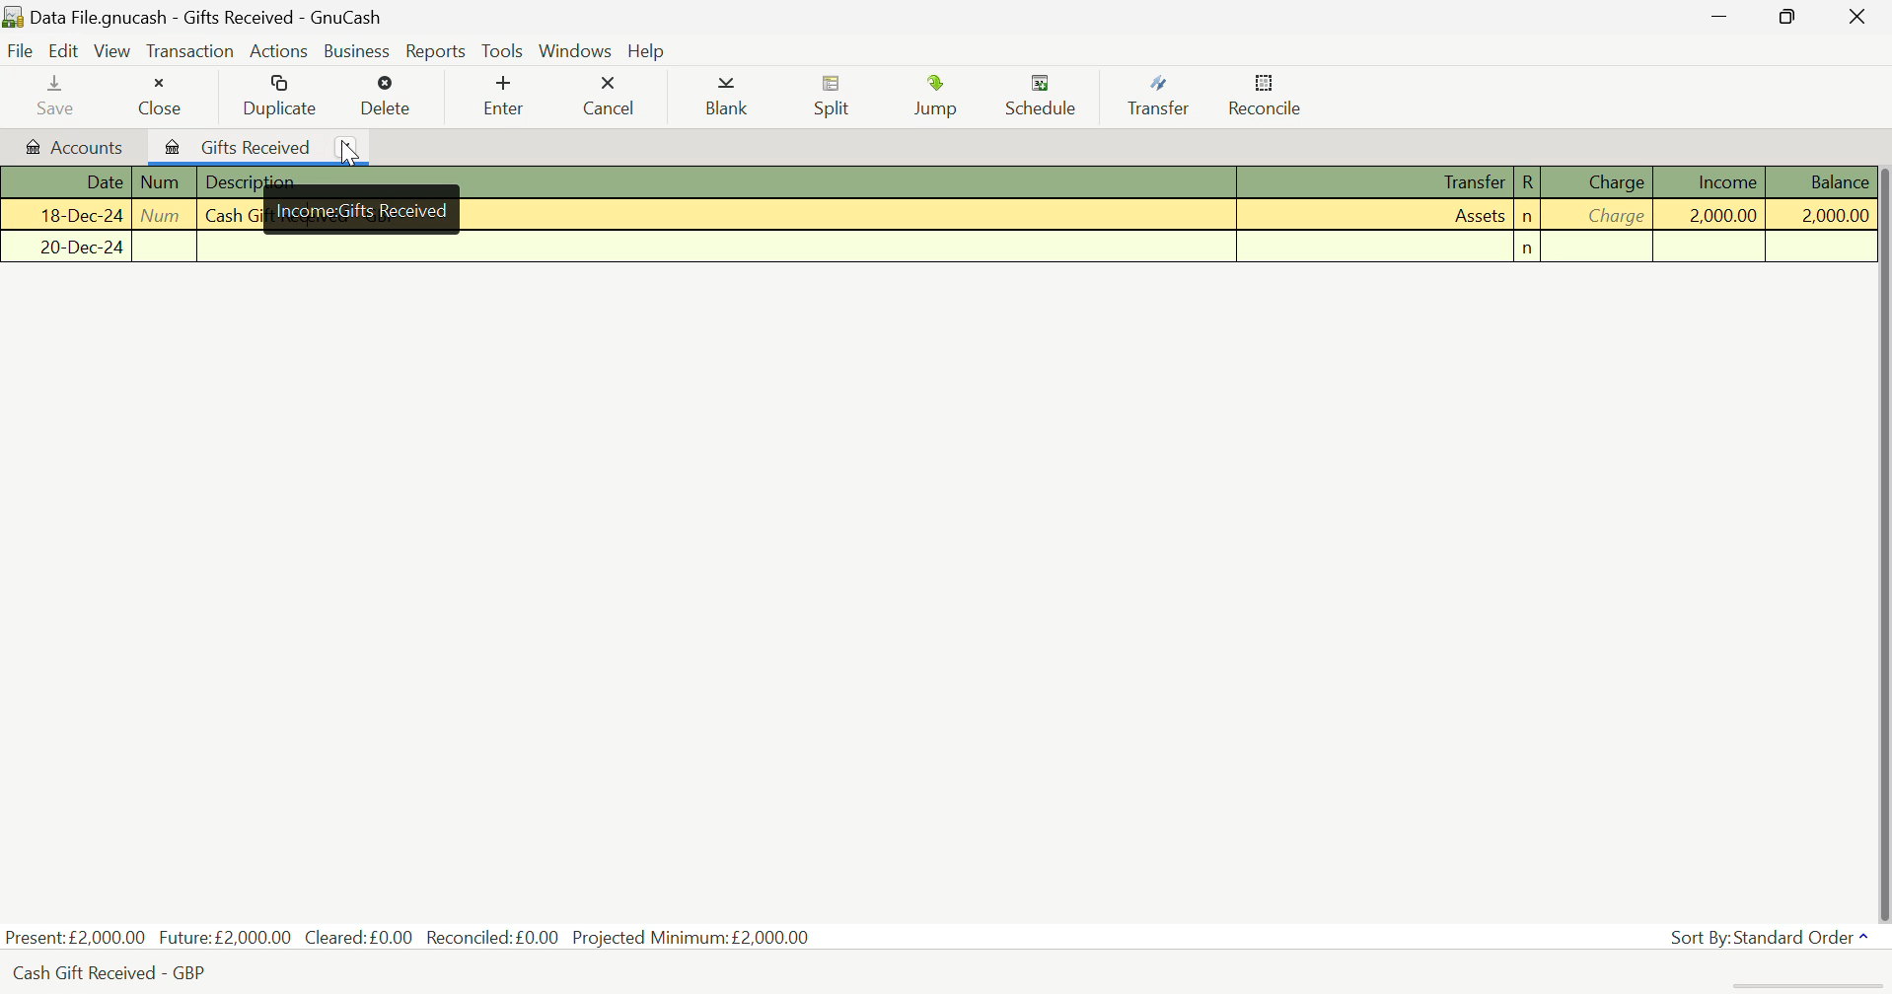 The image size is (1892, 994). Describe the element at coordinates (344, 146) in the screenshot. I see `Cursor on Close Tab Button` at that location.